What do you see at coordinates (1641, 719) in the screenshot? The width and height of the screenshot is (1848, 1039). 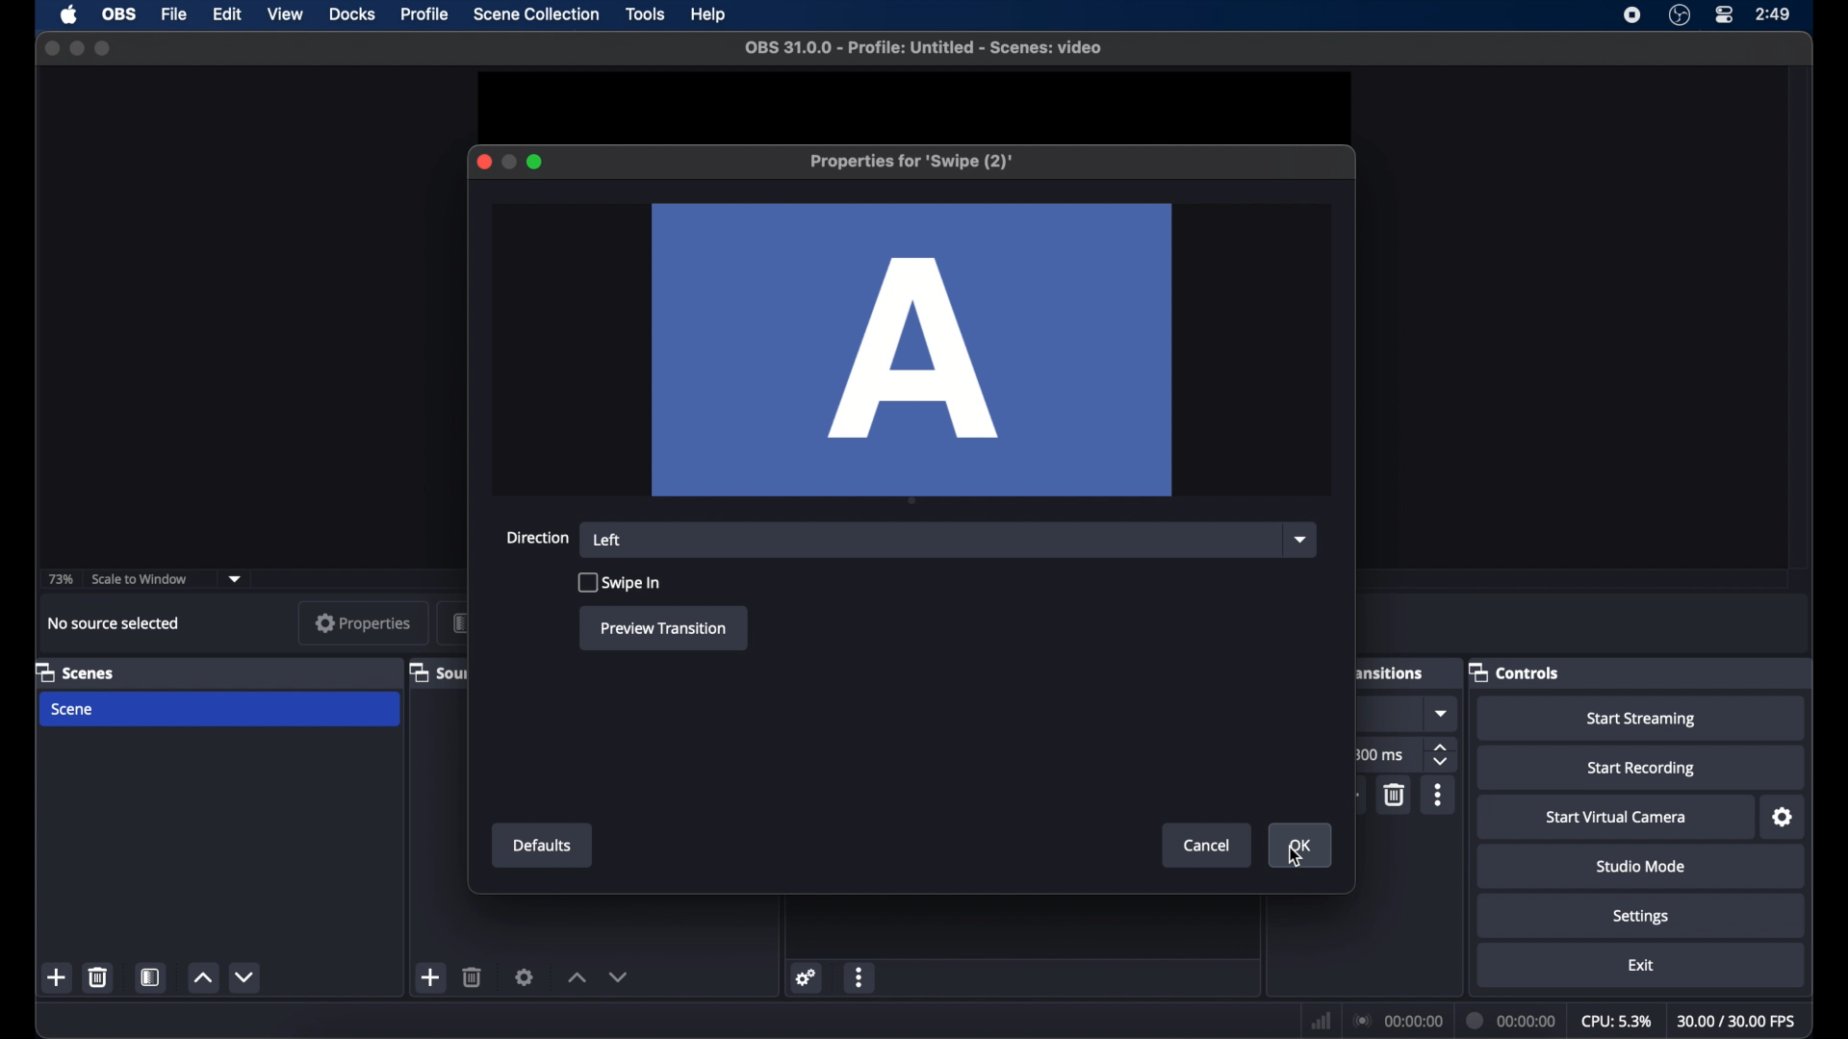 I see `start streaming` at bounding box center [1641, 719].